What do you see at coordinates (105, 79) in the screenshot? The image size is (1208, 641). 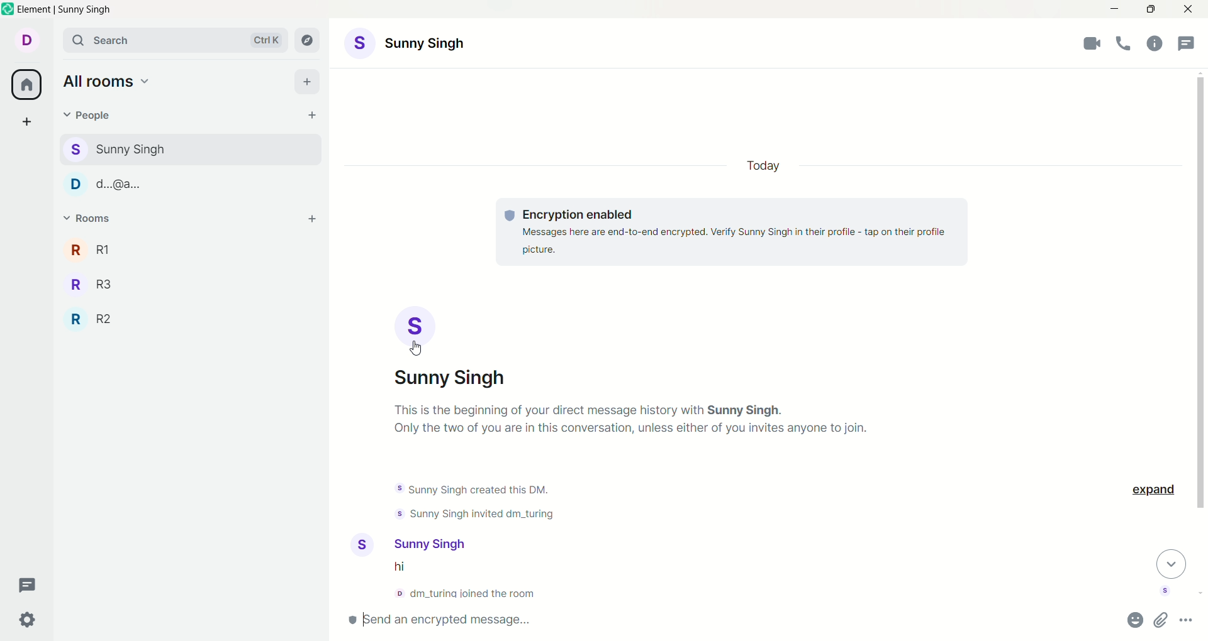 I see `all rooms` at bounding box center [105, 79].